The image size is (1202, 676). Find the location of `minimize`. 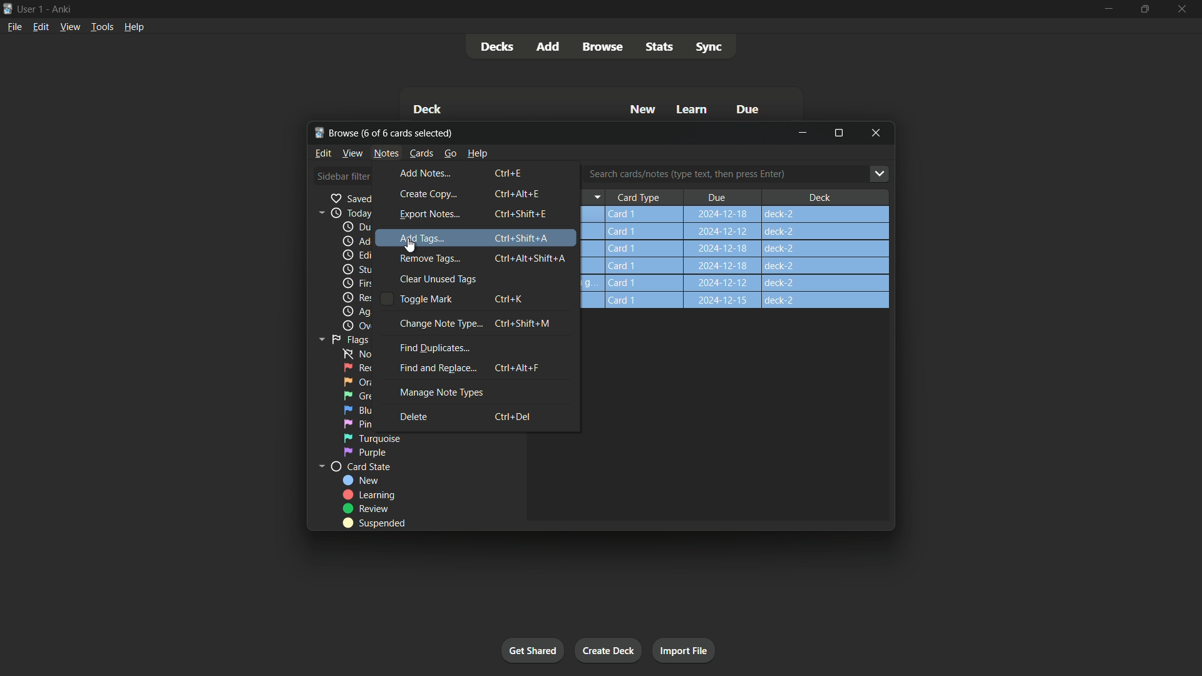

minimize is located at coordinates (803, 133).